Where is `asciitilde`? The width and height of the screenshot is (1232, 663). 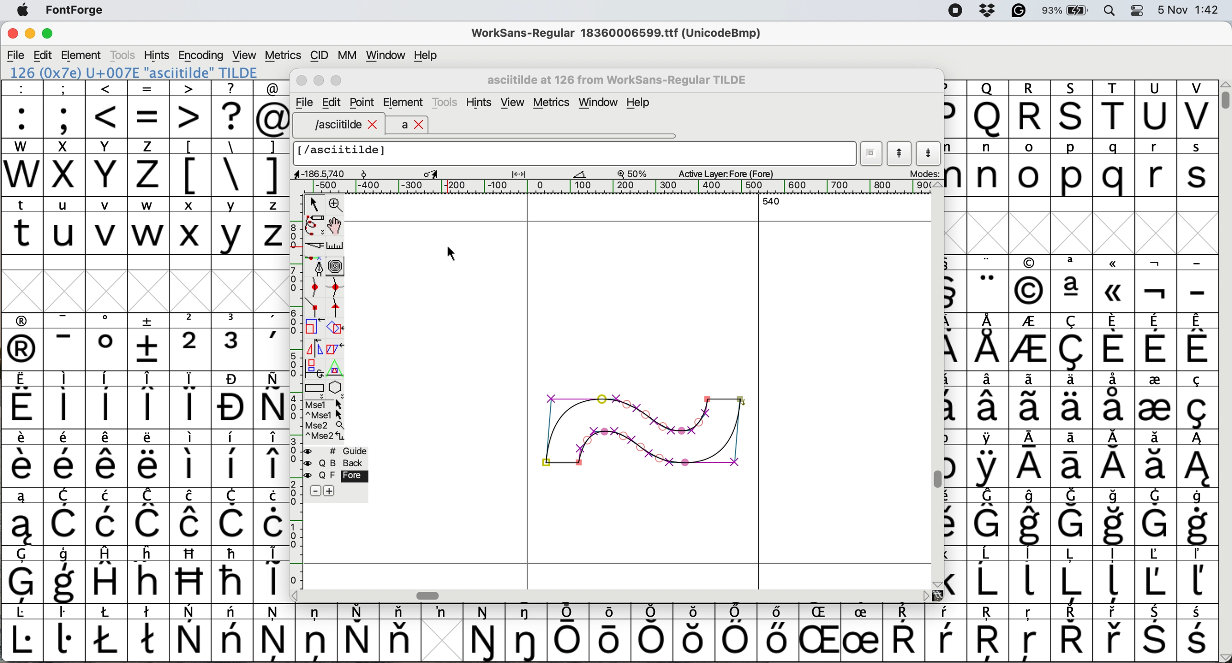
asciitilde is located at coordinates (344, 125).